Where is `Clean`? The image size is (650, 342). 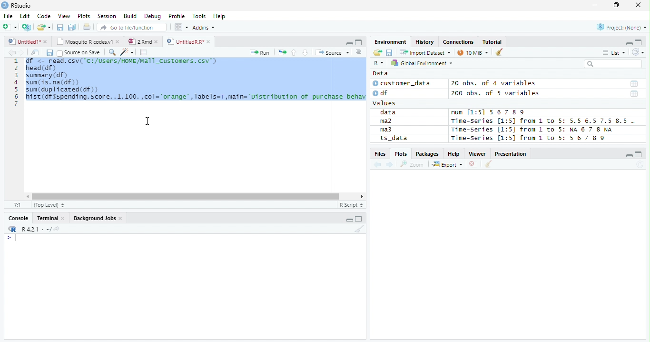
Clean is located at coordinates (500, 51).